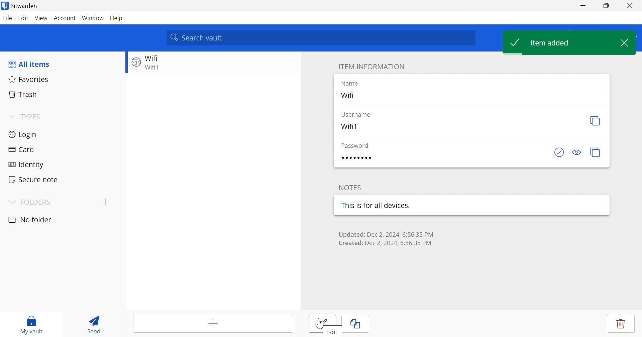  Describe the element at coordinates (387, 234) in the screenshot. I see `Updated: Dec 2, 2024,6:56:35 PM` at that location.